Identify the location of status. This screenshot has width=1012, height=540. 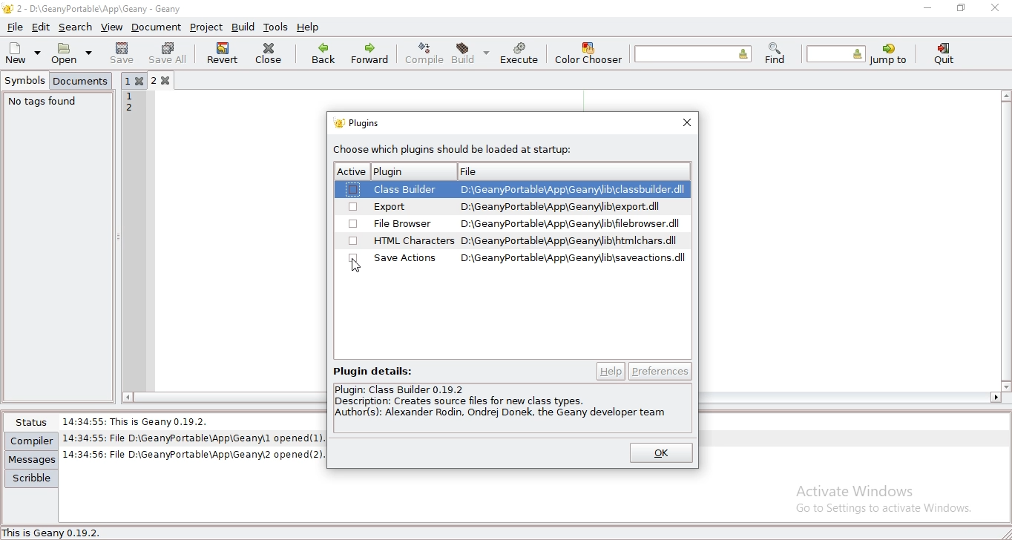
(29, 422).